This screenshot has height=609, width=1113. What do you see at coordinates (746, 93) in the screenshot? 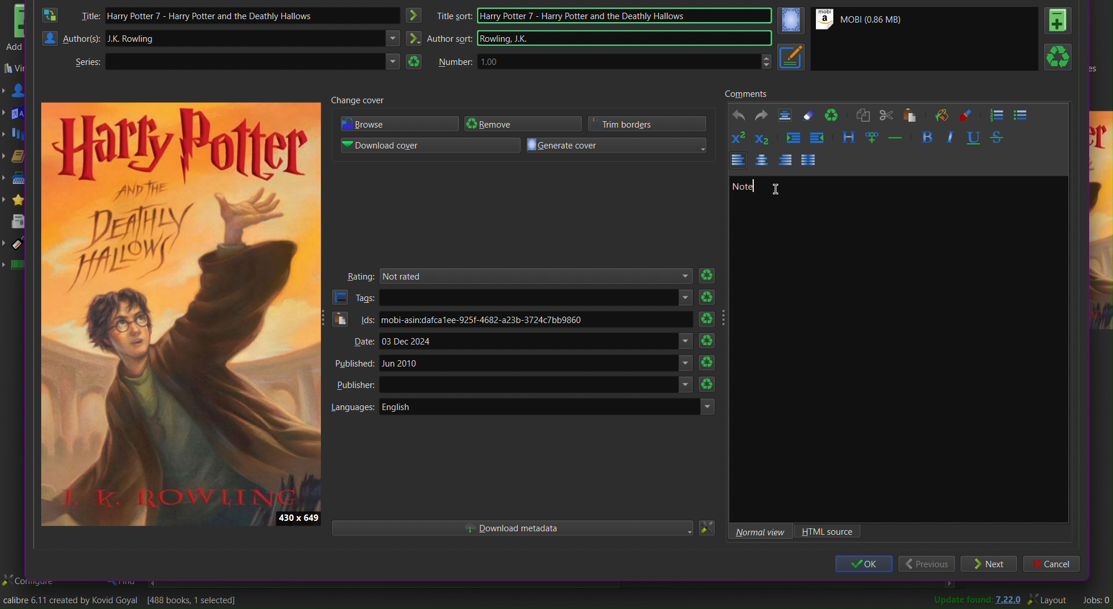
I see `Comments` at bounding box center [746, 93].